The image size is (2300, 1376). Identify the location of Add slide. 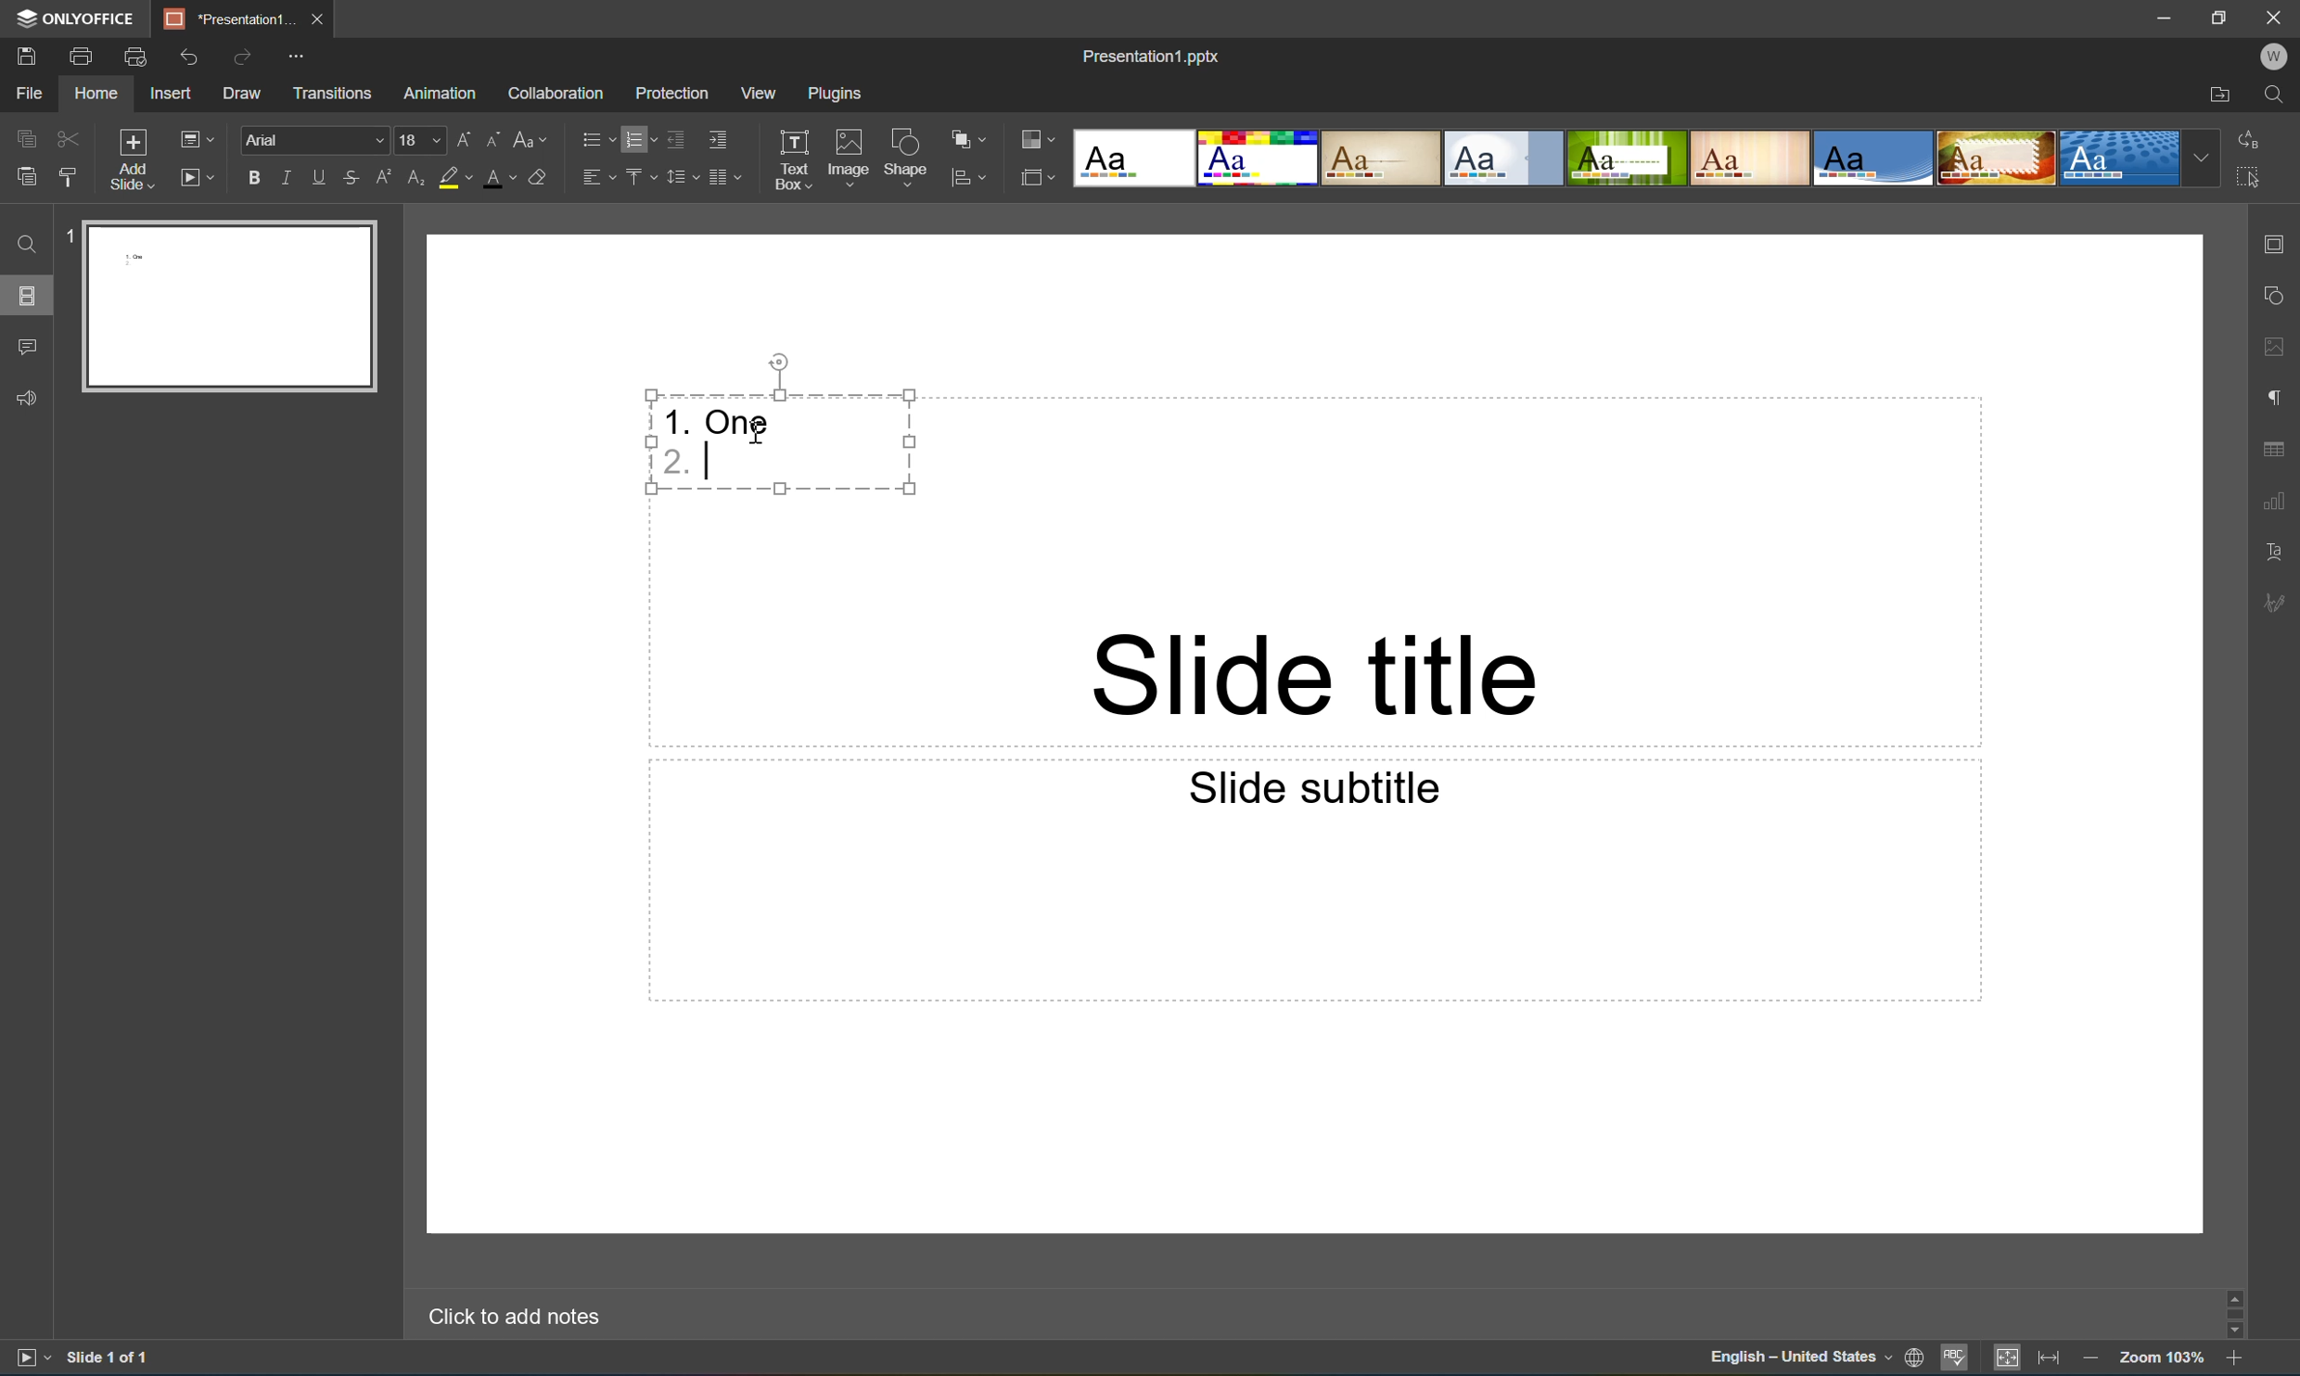
(130, 159).